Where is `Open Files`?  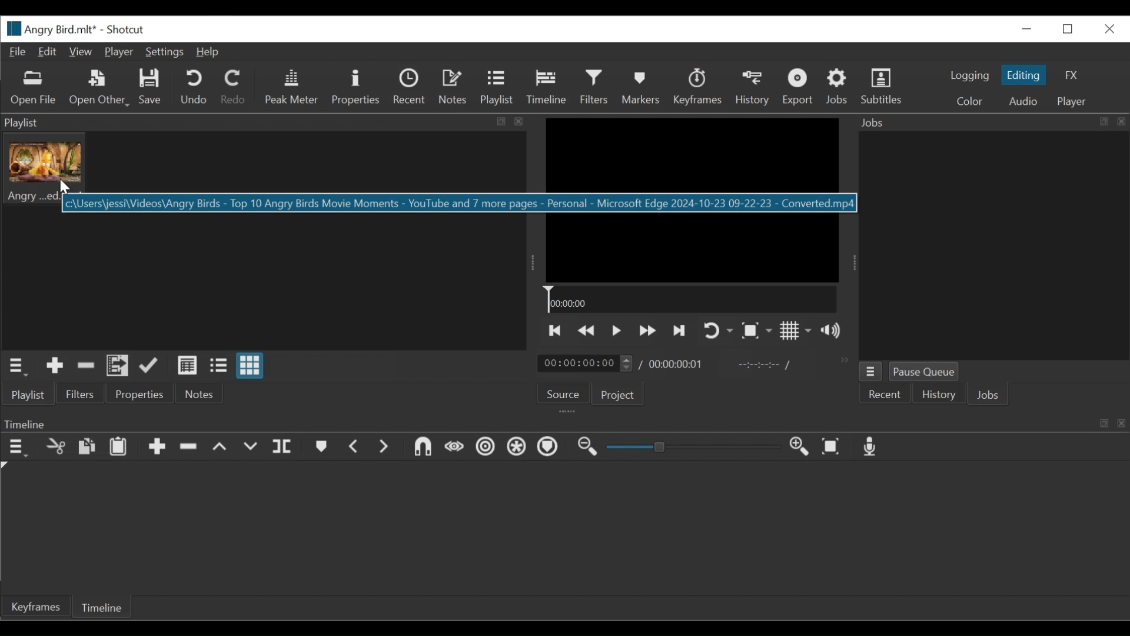
Open Files is located at coordinates (34, 88).